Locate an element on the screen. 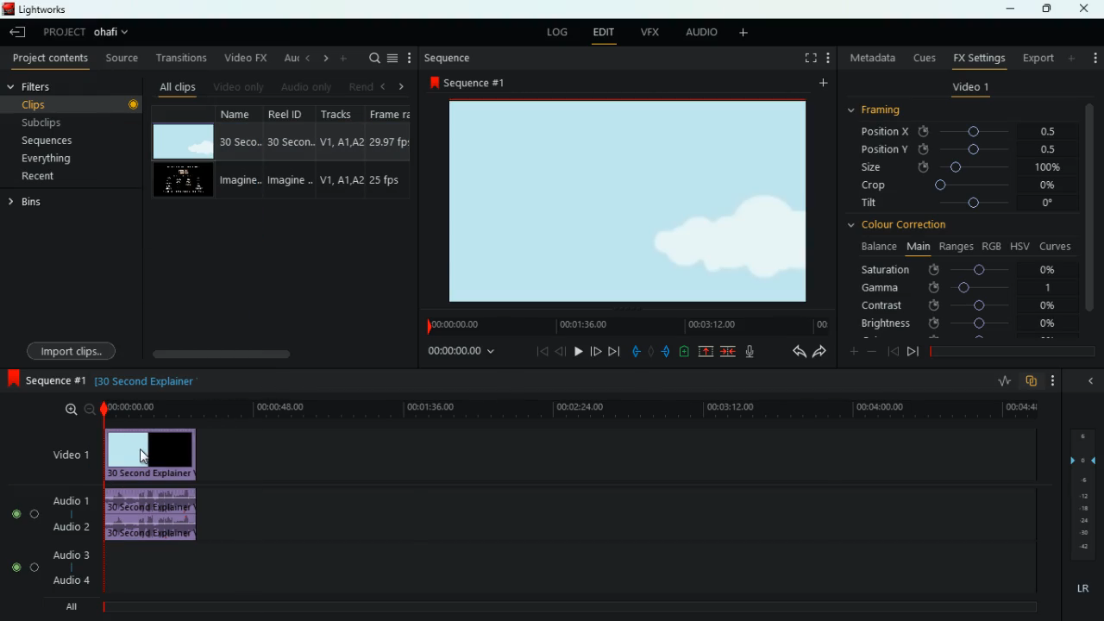  rate is located at coordinates (1000, 381).